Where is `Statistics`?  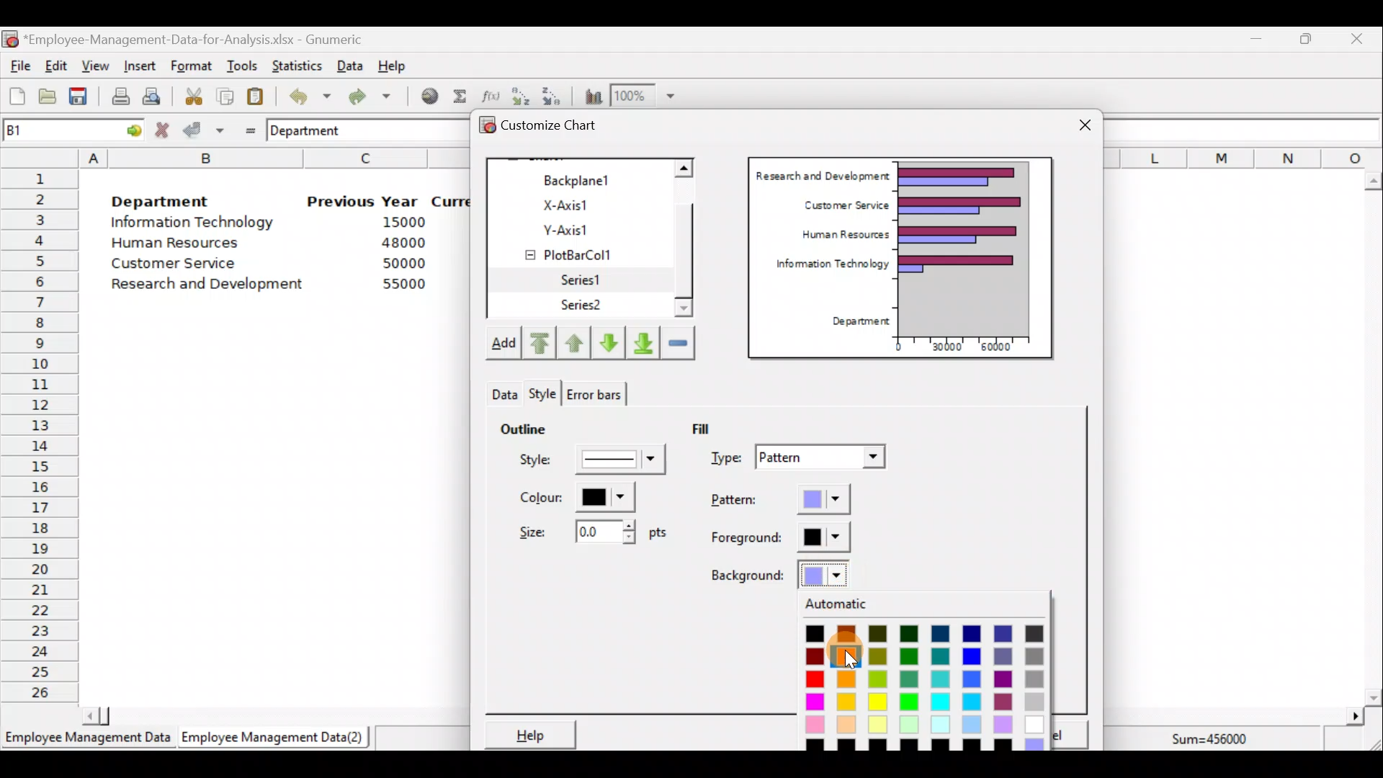
Statistics is located at coordinates (294, 64).